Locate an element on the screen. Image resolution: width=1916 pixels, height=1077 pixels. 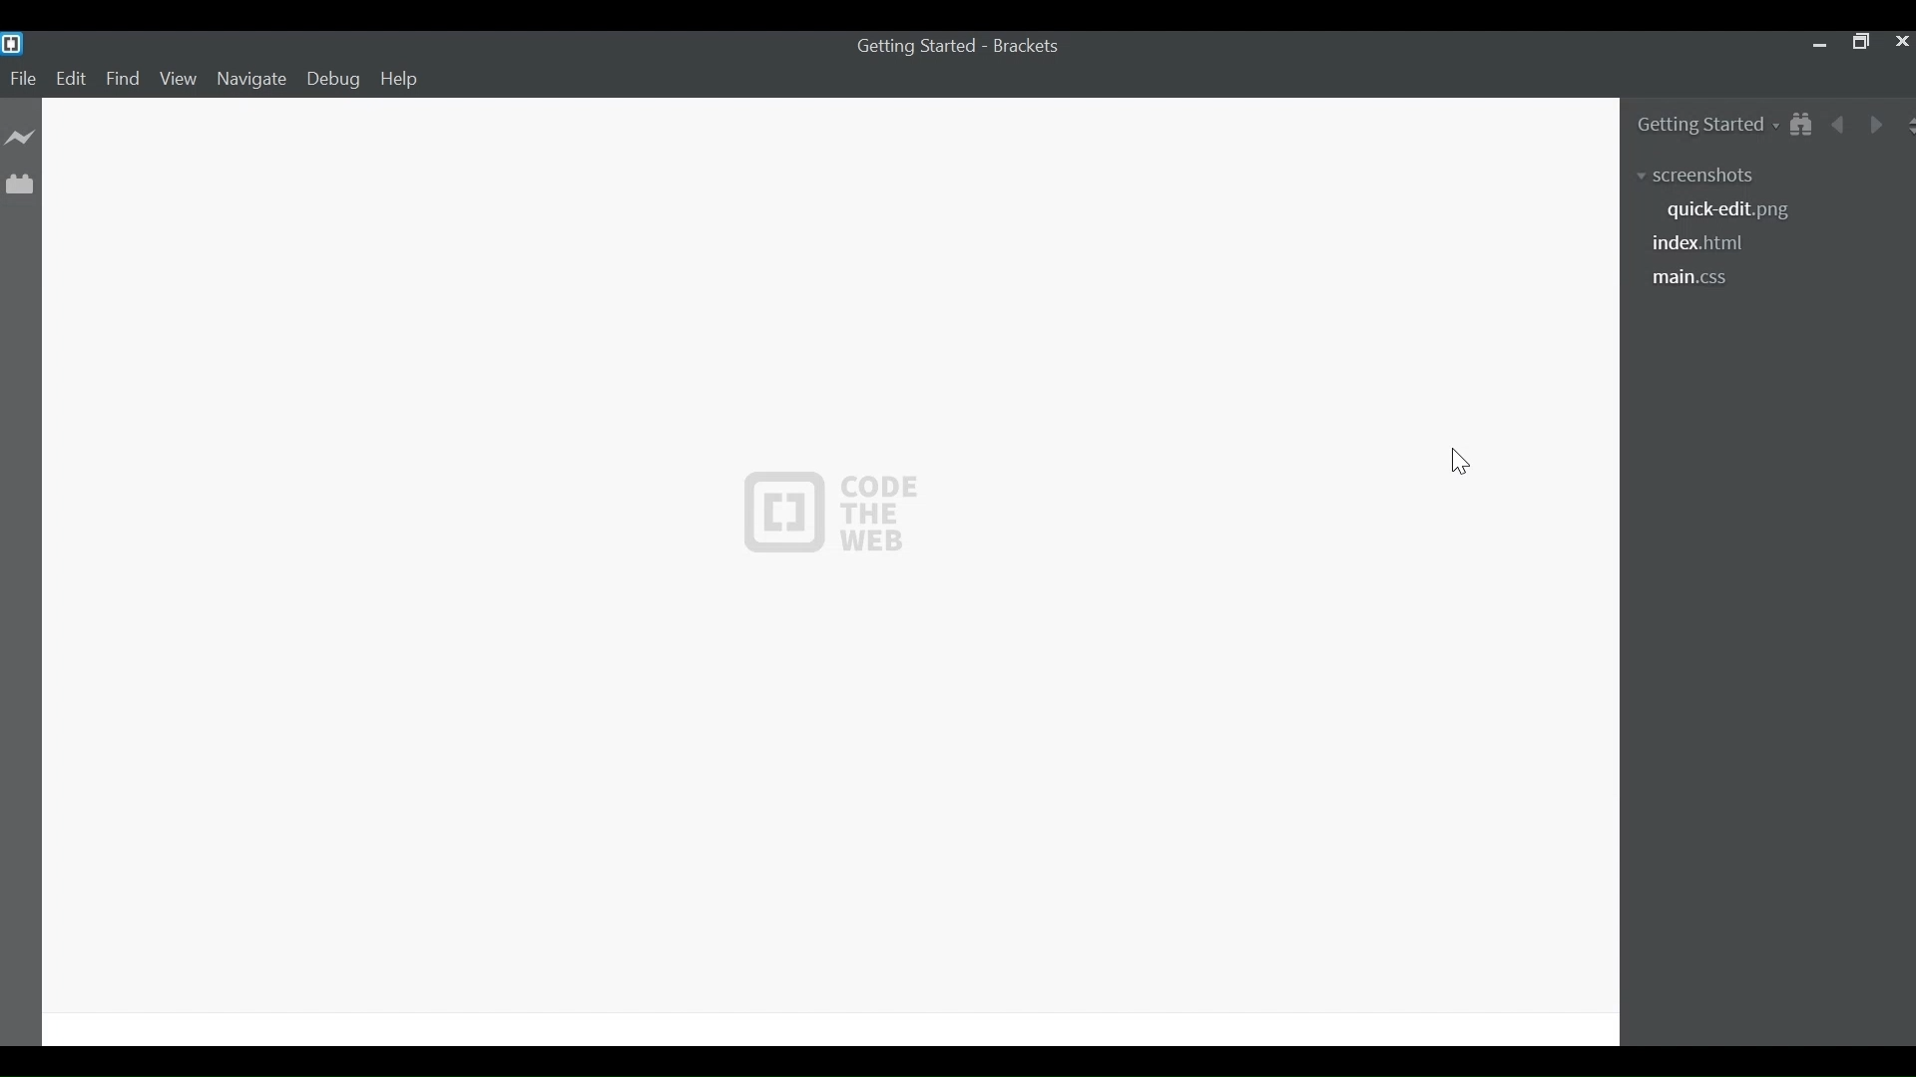
Navigate Forward is located at coordinates (1872, 123).